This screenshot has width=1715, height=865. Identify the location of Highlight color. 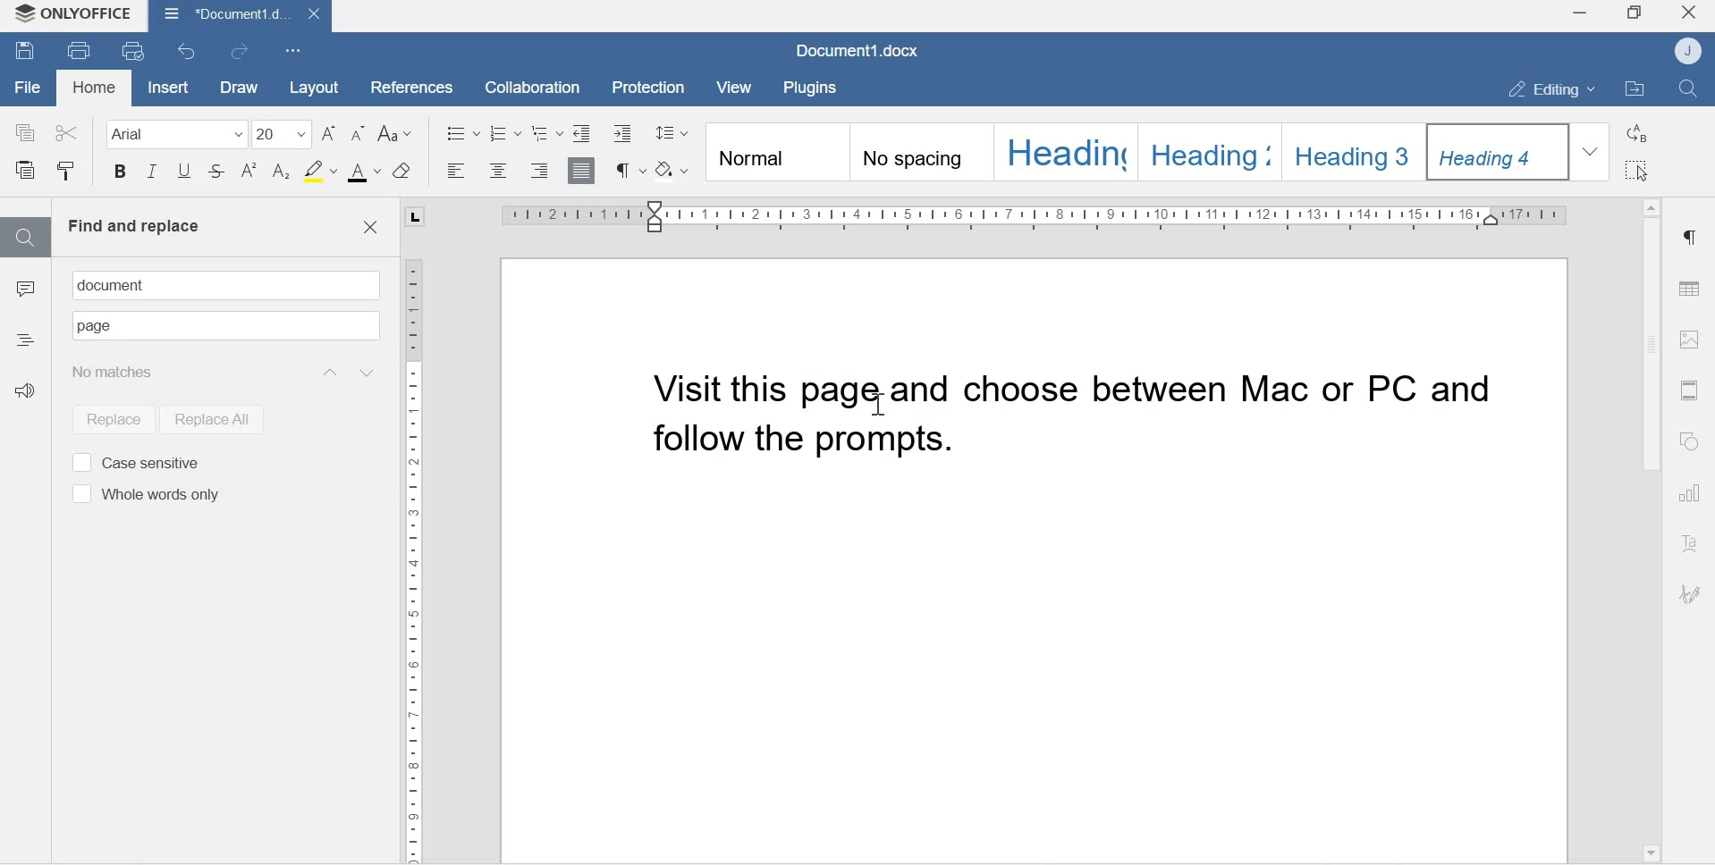
(319, 170).